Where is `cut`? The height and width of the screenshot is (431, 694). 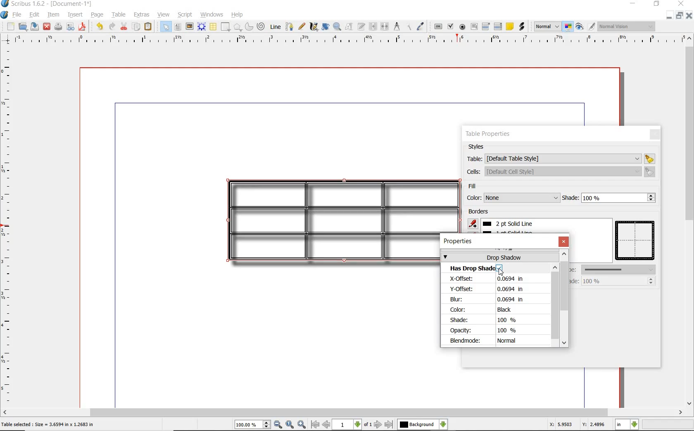
cut is located at coordinates (124, 27).